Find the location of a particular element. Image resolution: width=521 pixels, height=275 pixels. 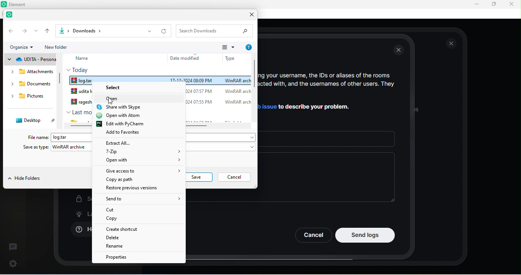

extract all is located at coordinates (130, 143).